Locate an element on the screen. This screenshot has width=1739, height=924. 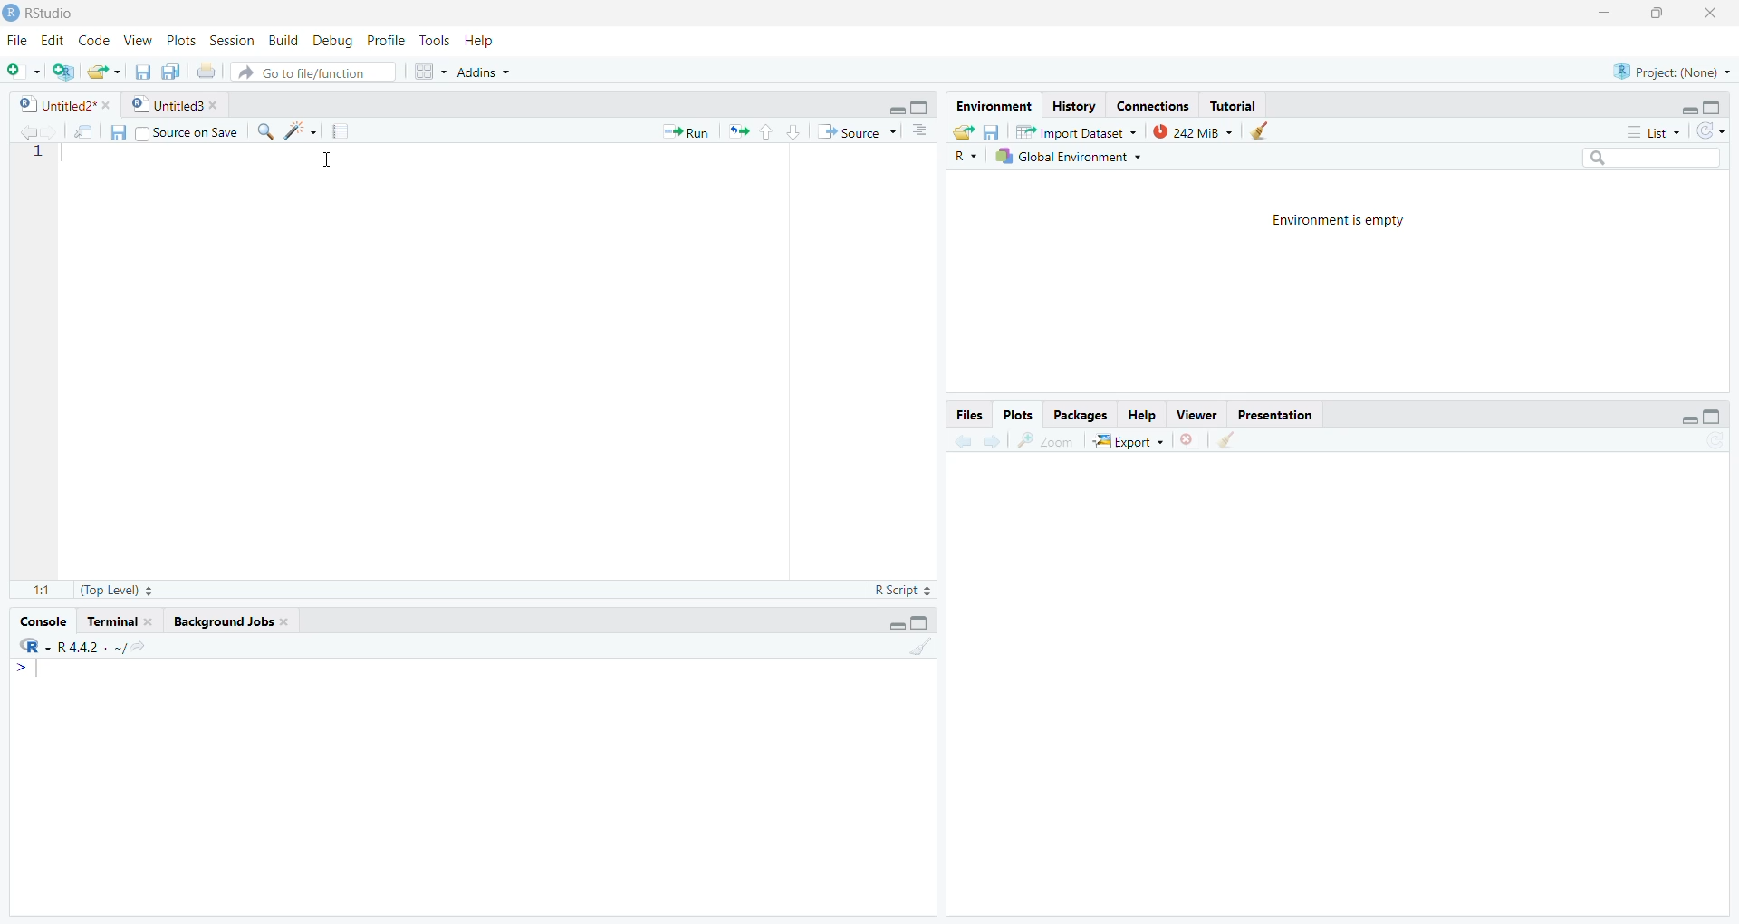
R Script  is located at coordinates (902, 591).